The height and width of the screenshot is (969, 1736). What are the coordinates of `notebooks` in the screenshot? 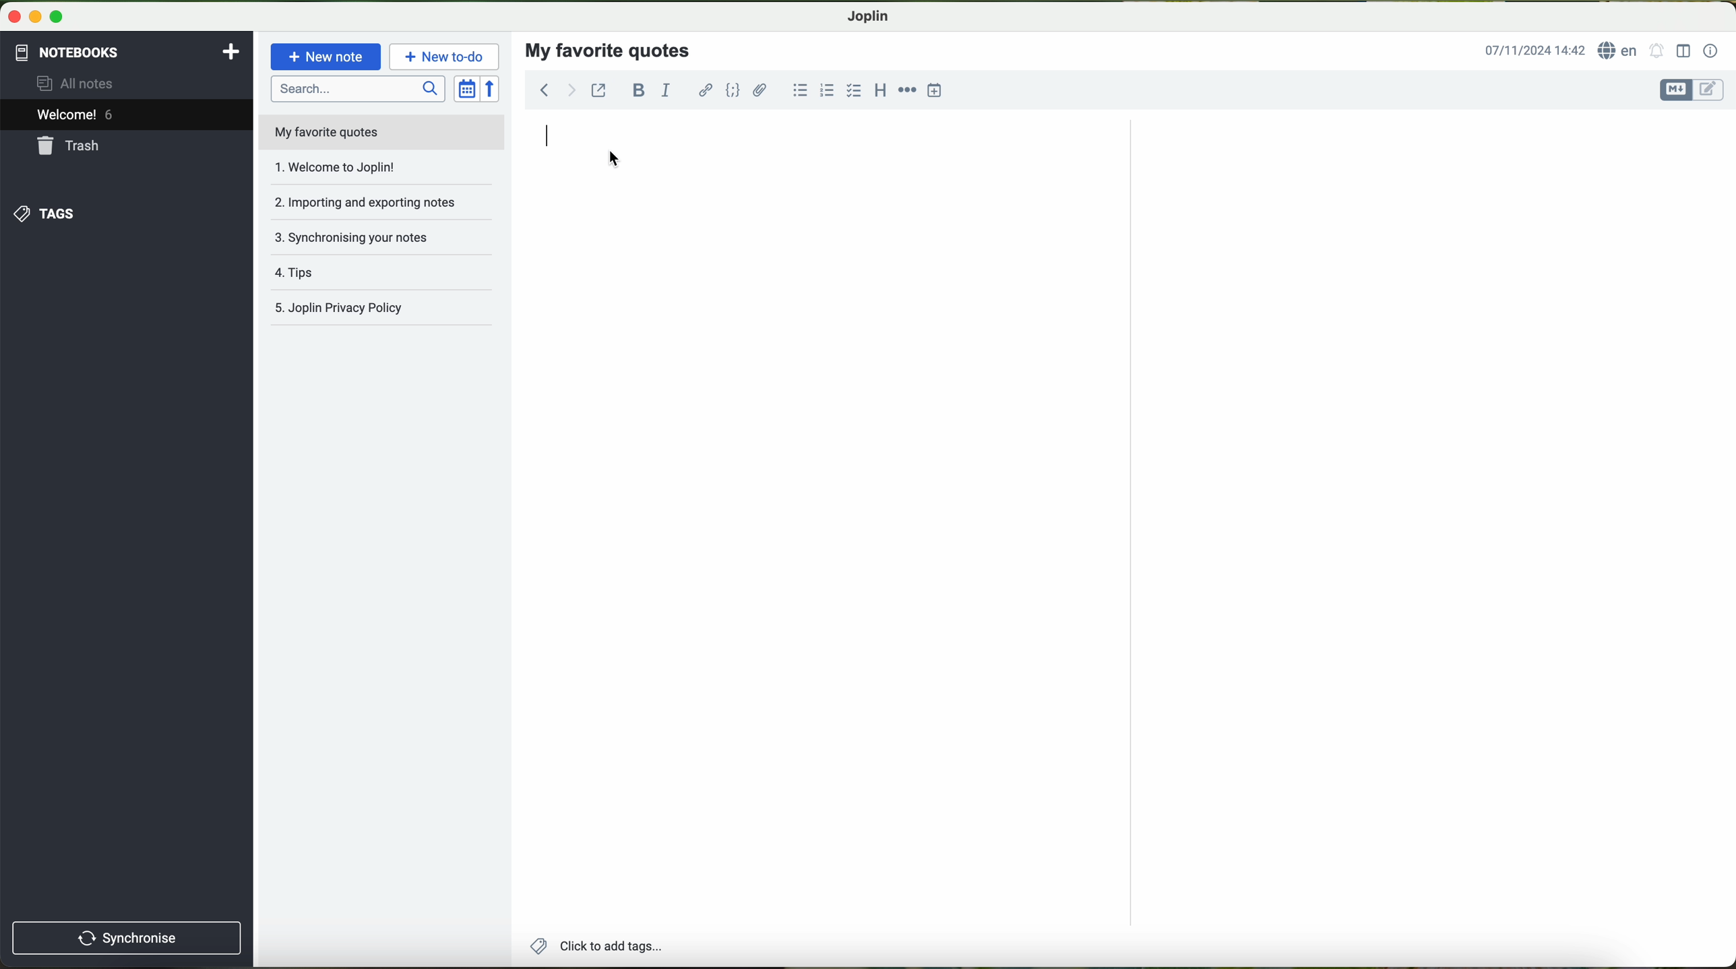 It's located at (128, 51).